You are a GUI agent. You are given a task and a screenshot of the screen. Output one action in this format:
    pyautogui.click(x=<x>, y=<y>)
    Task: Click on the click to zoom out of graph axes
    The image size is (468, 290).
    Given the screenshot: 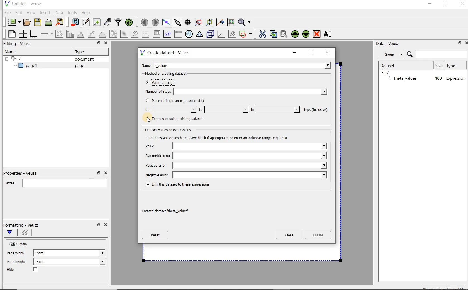 What is the action you would take?
    pyautogui.click(x=209, y=22)
    